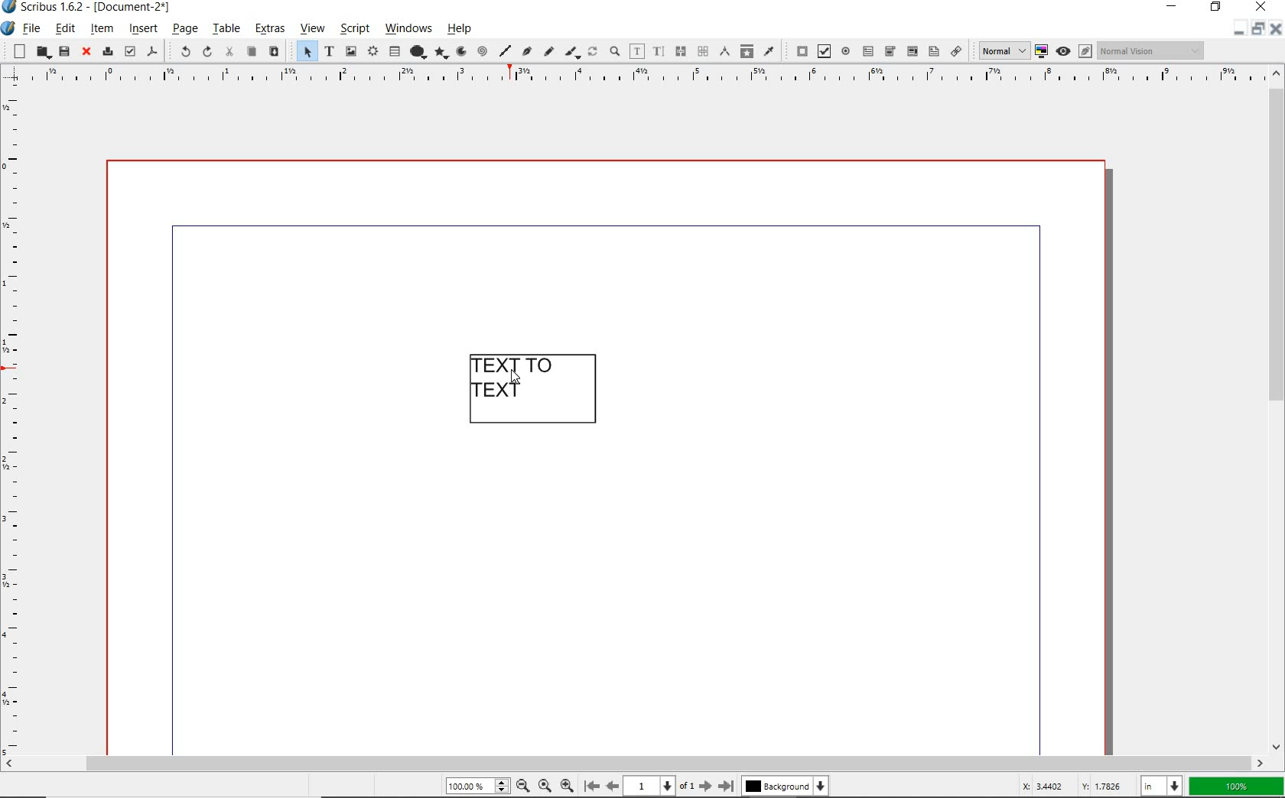  Describe the element at coordinates (1159, 787) in the screenshot. I see `select unit` at that location.